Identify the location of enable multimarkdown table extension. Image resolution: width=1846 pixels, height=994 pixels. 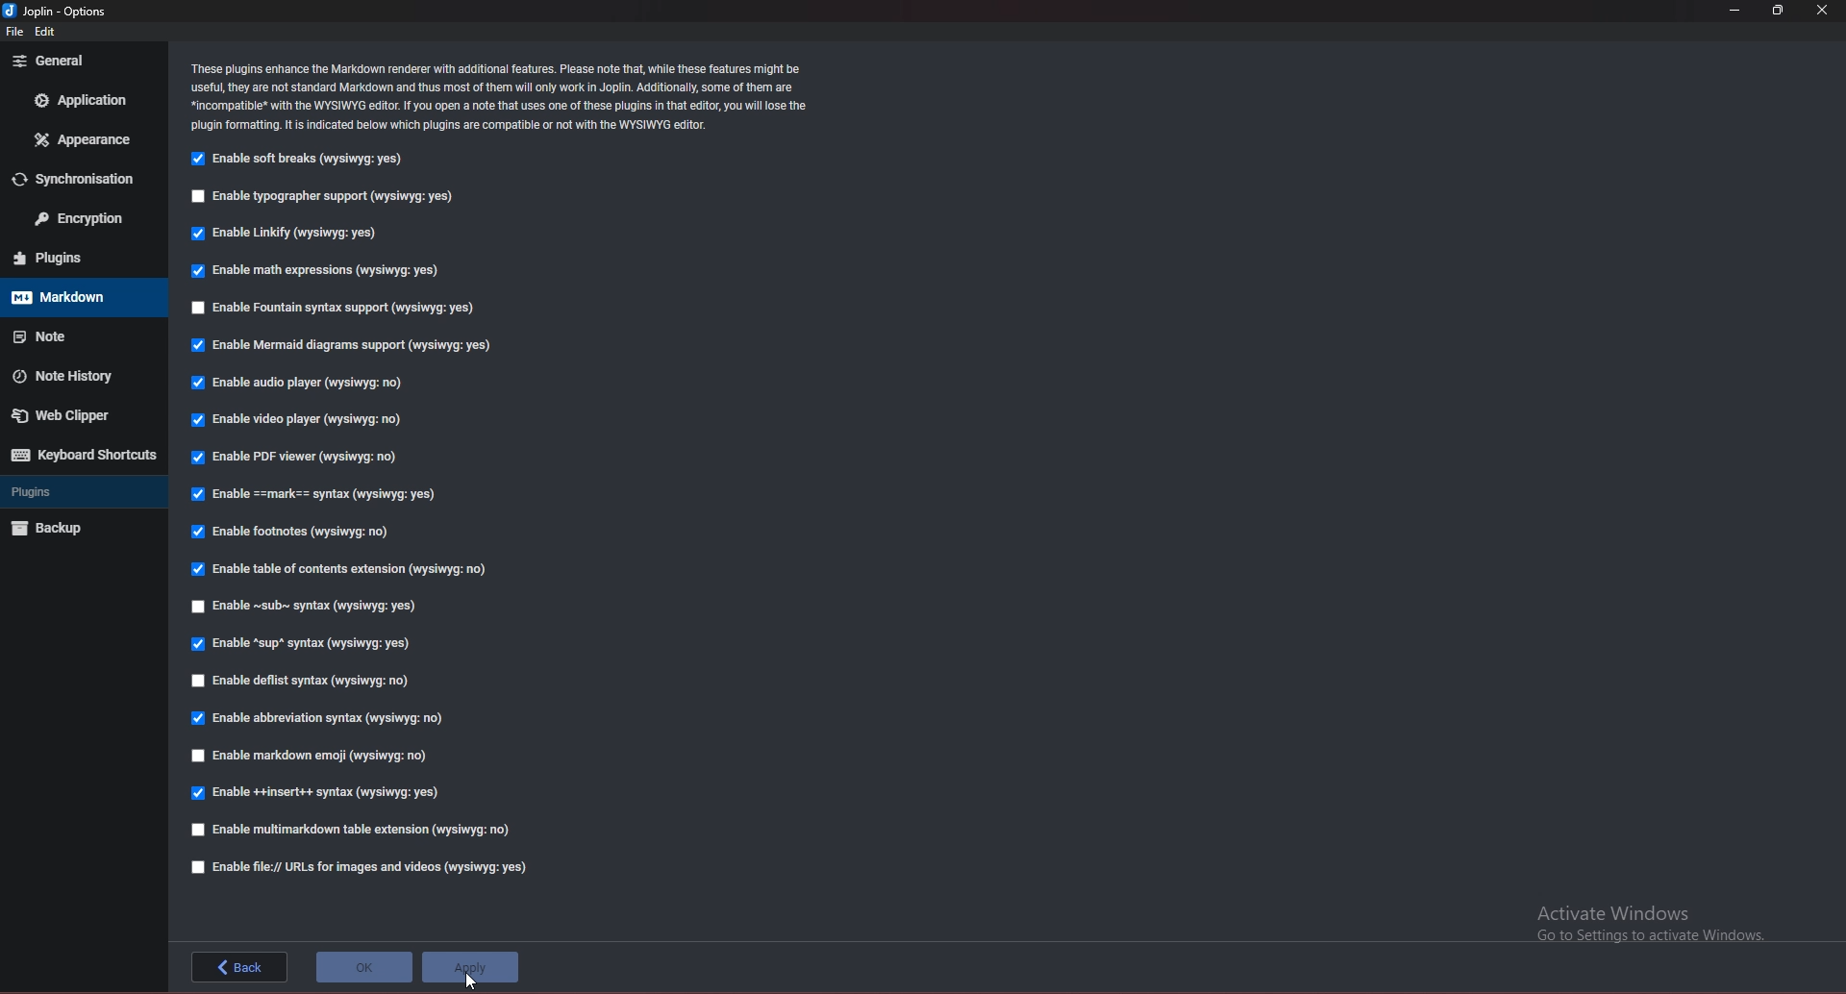
(359, 832).